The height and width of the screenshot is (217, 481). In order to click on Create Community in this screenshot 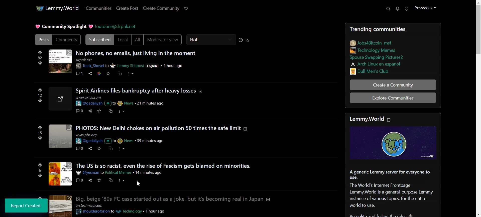, I will do `click(161, 8)`.